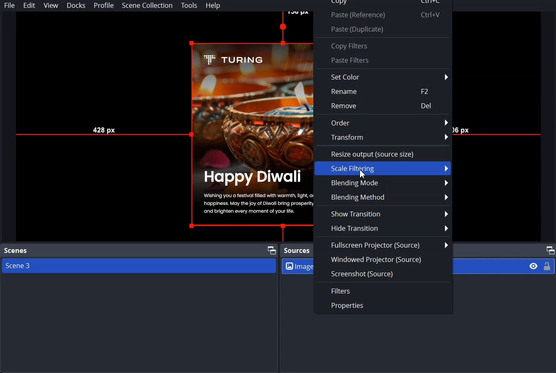 This screenshot has height=373, width=556. Describe the element at coordinates (383, 228) in the screenshot. I see `Hide transition` at that location.